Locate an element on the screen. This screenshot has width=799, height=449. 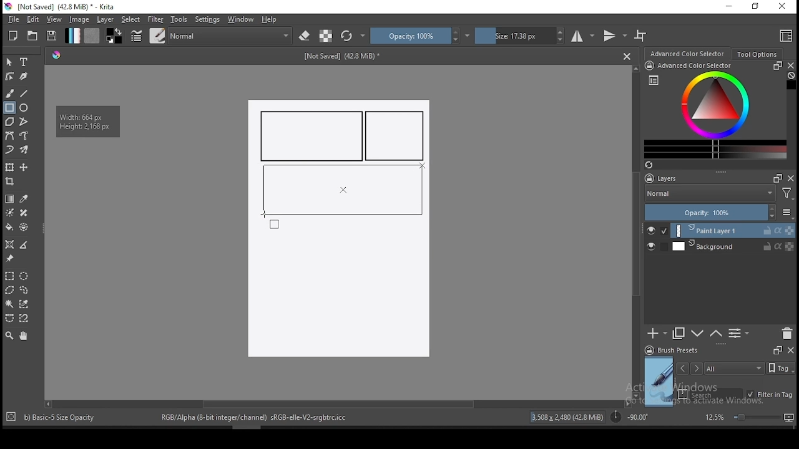
Refresh is located at coordinates (654, 166).